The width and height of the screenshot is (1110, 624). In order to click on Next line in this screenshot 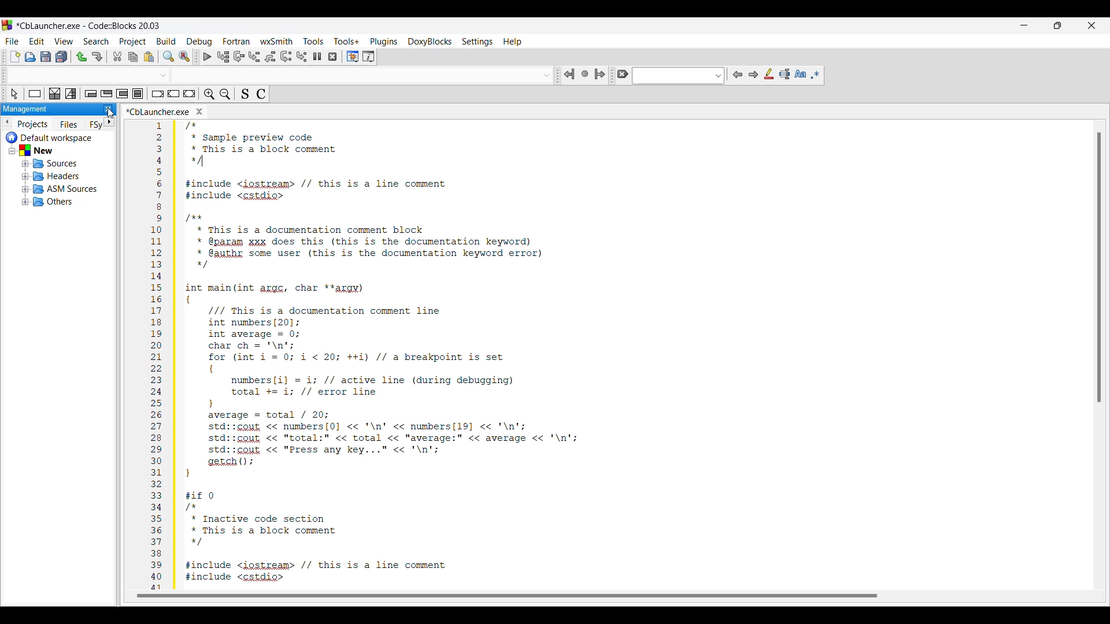, I will do `click(239, 57)`.